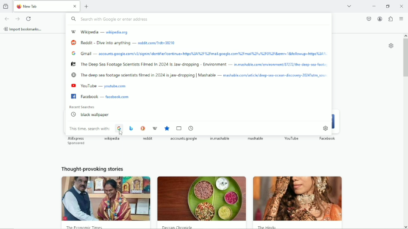  What do you see at coordinates (158, 43) in the screenshot?
I see `reddit.com/?rdt-38210` at bounding box center [158, 43].